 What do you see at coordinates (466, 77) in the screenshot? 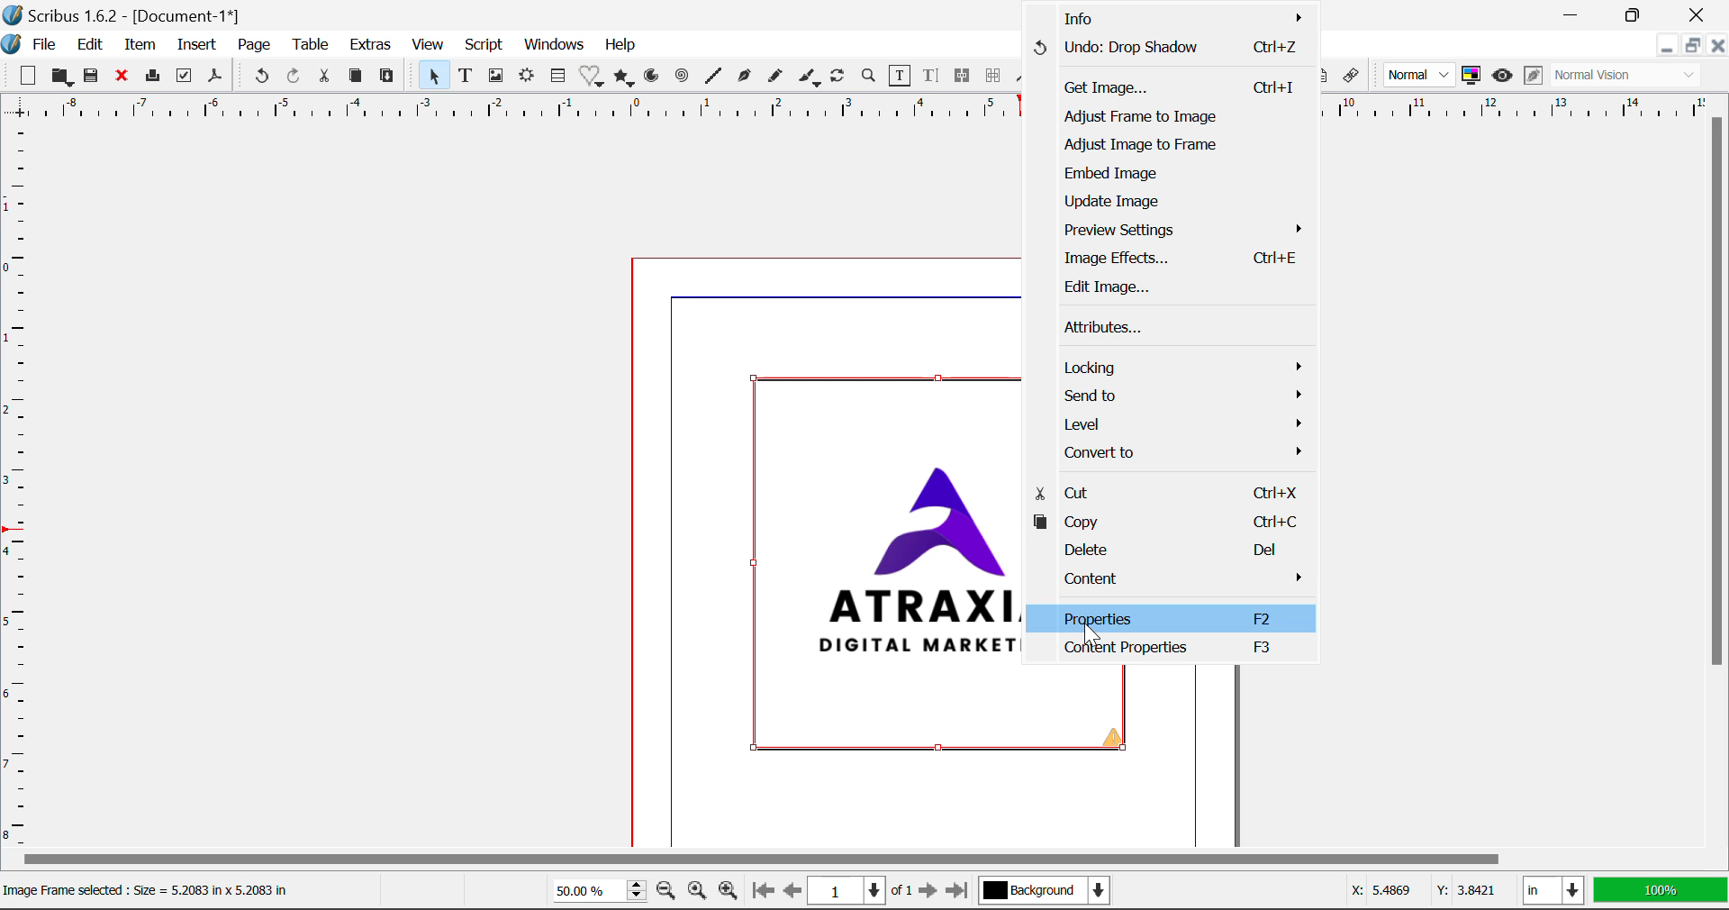
I see `Text Frame` at bounding box center [466, 77].